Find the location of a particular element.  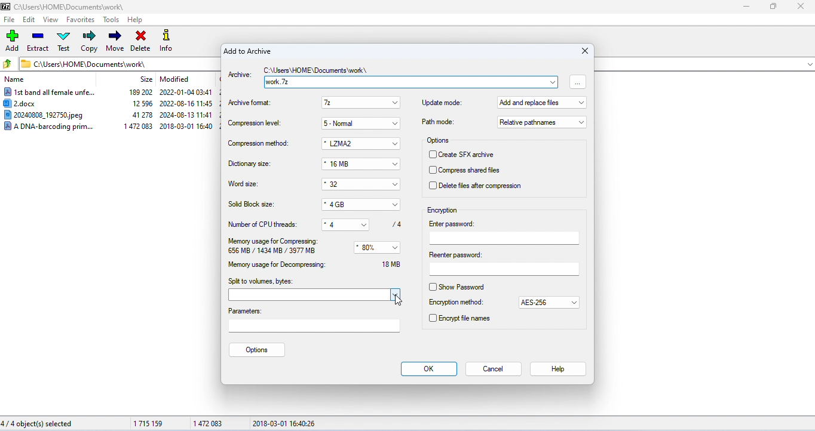

* 32 is located at coordinates (352, 184).